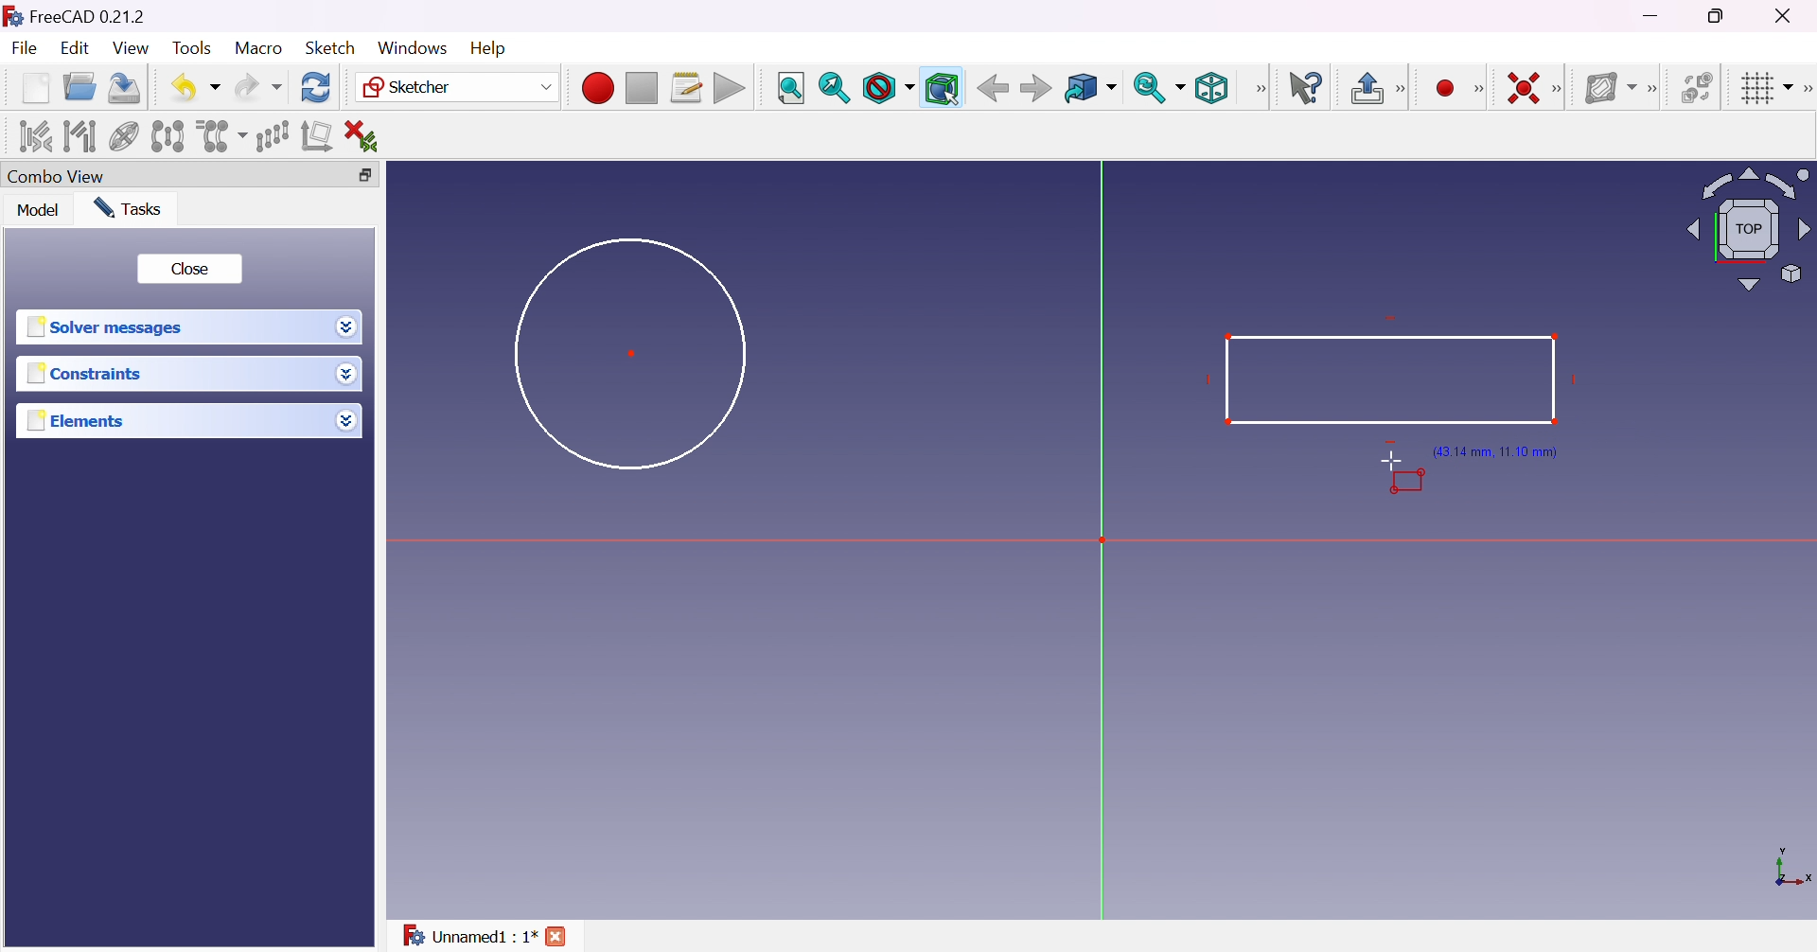  I want to click on Constrain coincident, so click(1522, 88).